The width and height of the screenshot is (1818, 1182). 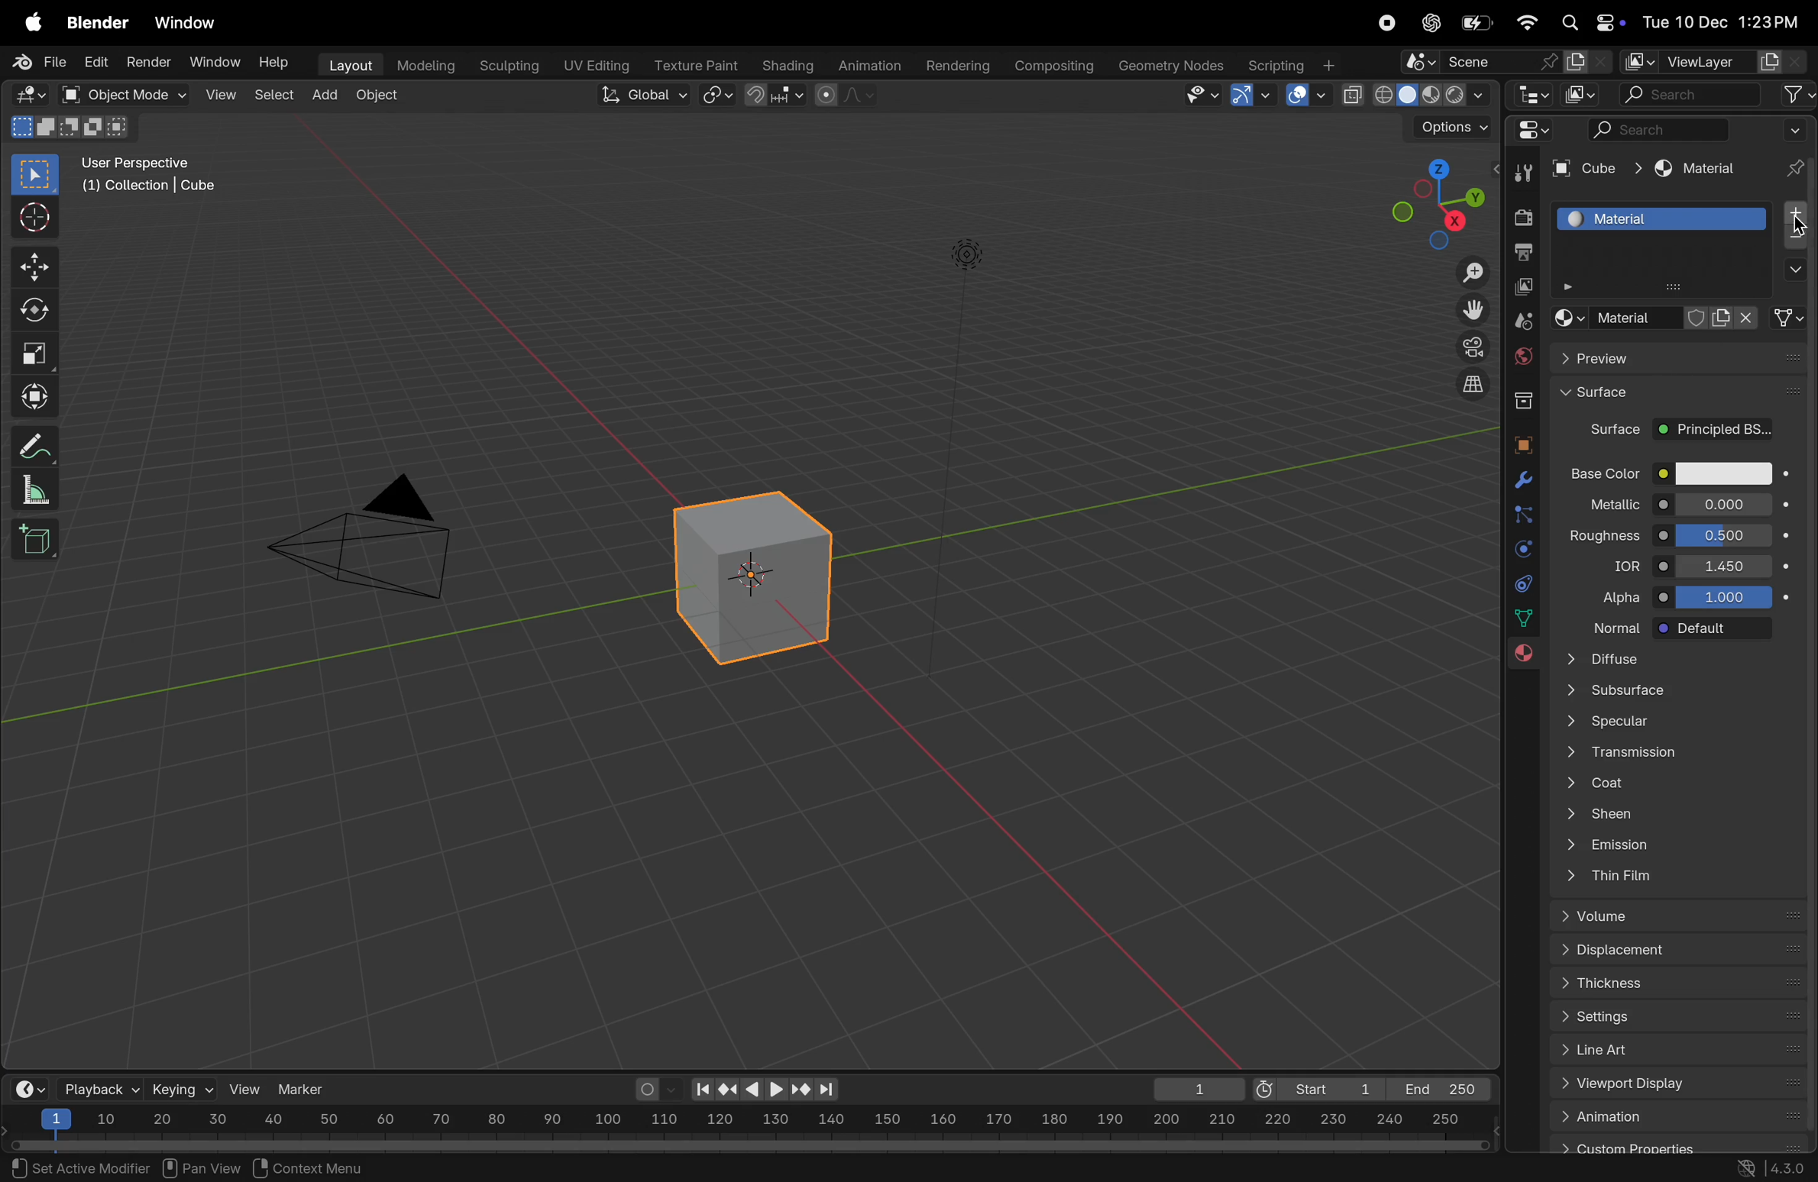 What do you see at coordinates (1691, 95) in the screenshot?
I see `search` at bounding box center [1691, 95].